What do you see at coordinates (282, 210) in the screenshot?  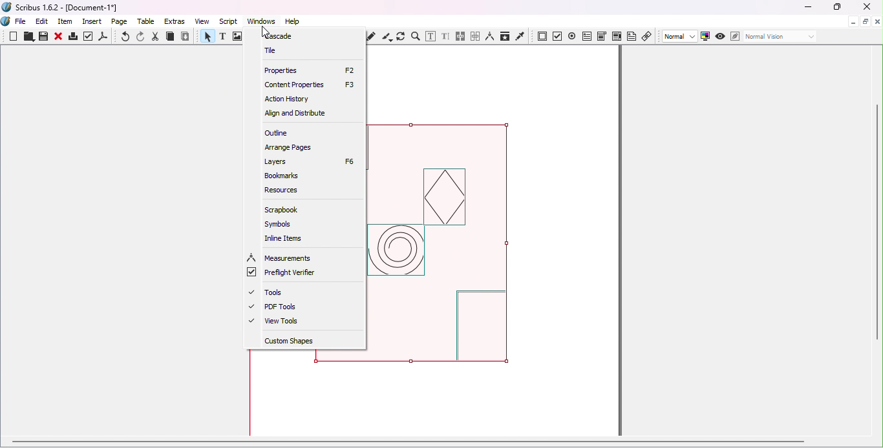 I see `Scrapbook` at bounding box center [282, 210].